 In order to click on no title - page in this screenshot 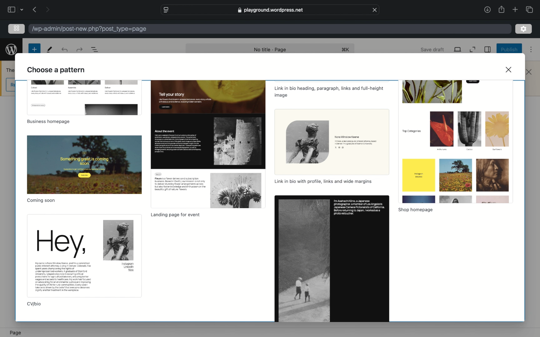, I will do `click(270, 50)`.